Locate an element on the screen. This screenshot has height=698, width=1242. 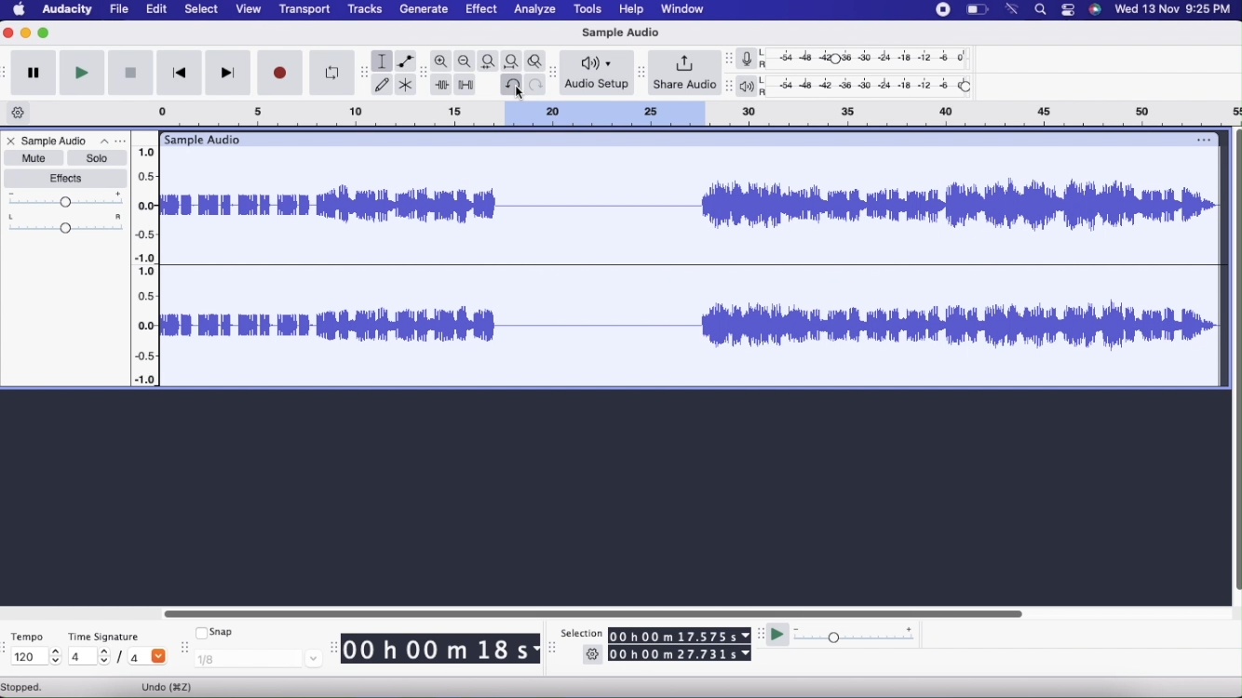
move toolbar is located at coordinates (7, 647).